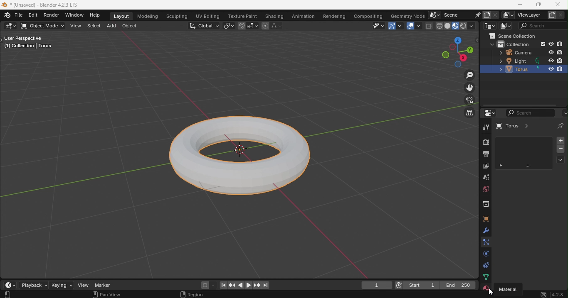  Describe the element at coordinates (521, 105) in the screenshot. I see `Scroll bar` at that location.